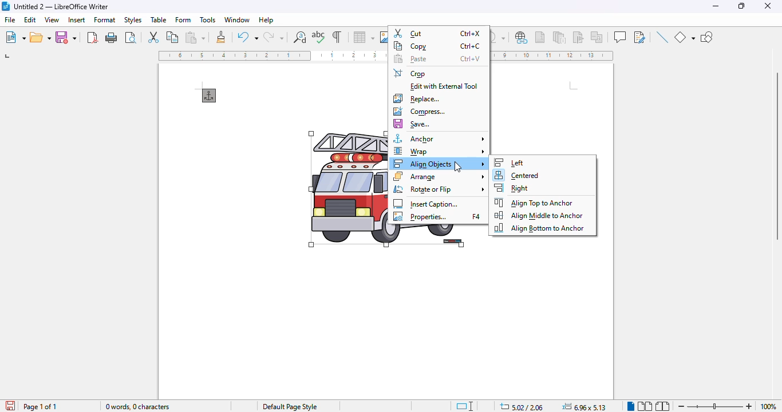 This screenshot has width=782, height=412. I want to click on multi-page view, so click(645, 406).